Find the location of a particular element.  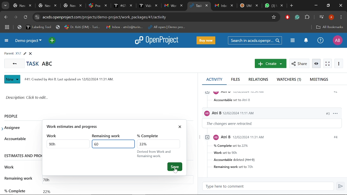

Activate zen mode is located at coordinates (327, 64).